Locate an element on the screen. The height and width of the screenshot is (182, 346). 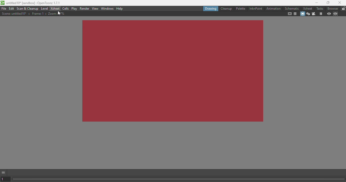
Scan & Cleanup is located at coordinates (28, 8).